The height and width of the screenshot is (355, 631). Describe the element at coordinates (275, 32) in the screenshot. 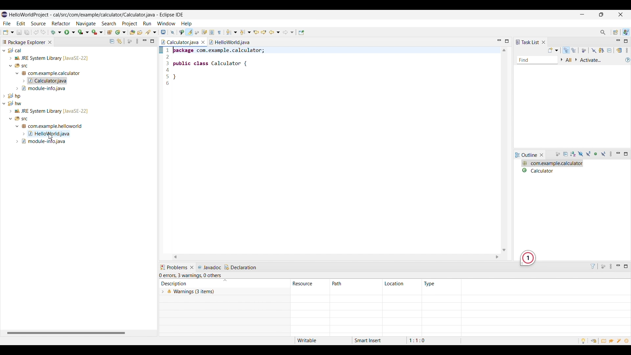

I see `Back options` at that location.